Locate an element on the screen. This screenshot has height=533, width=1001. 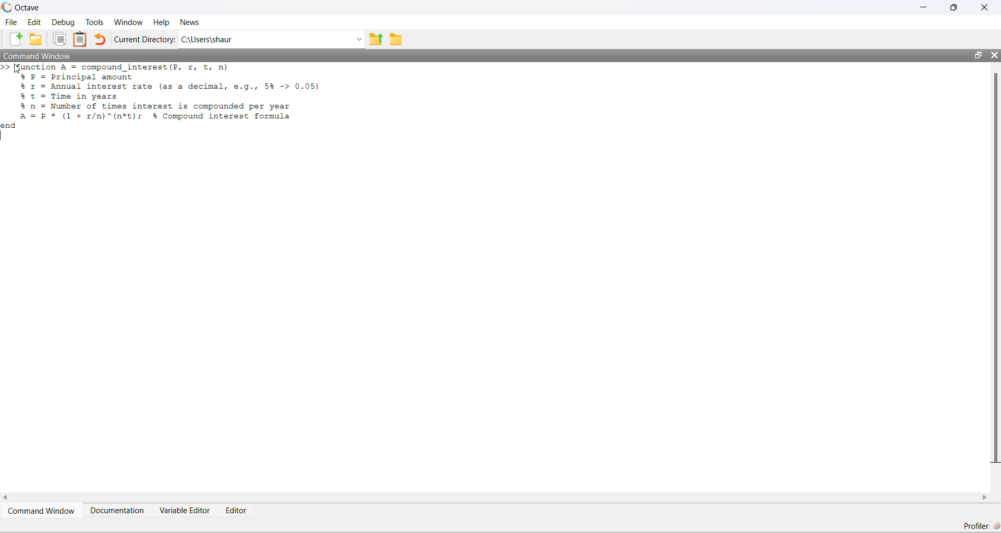
Minimize is located at coordinates (924, 7).